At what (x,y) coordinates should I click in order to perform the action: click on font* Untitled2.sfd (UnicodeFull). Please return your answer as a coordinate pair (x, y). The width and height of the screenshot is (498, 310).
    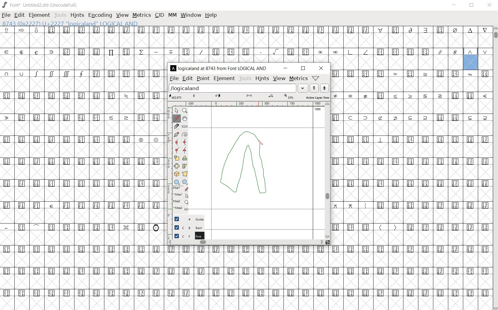
    Looking at the image, I should click on (41, 5).